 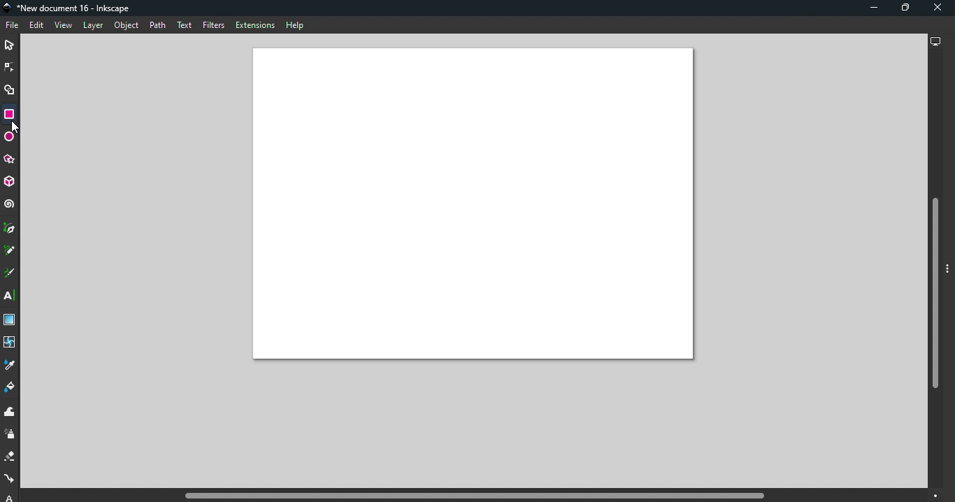 What do you see at coordinates (93, 27) in the screenshot?
I see `Layer` at bounding box center [93, 27].